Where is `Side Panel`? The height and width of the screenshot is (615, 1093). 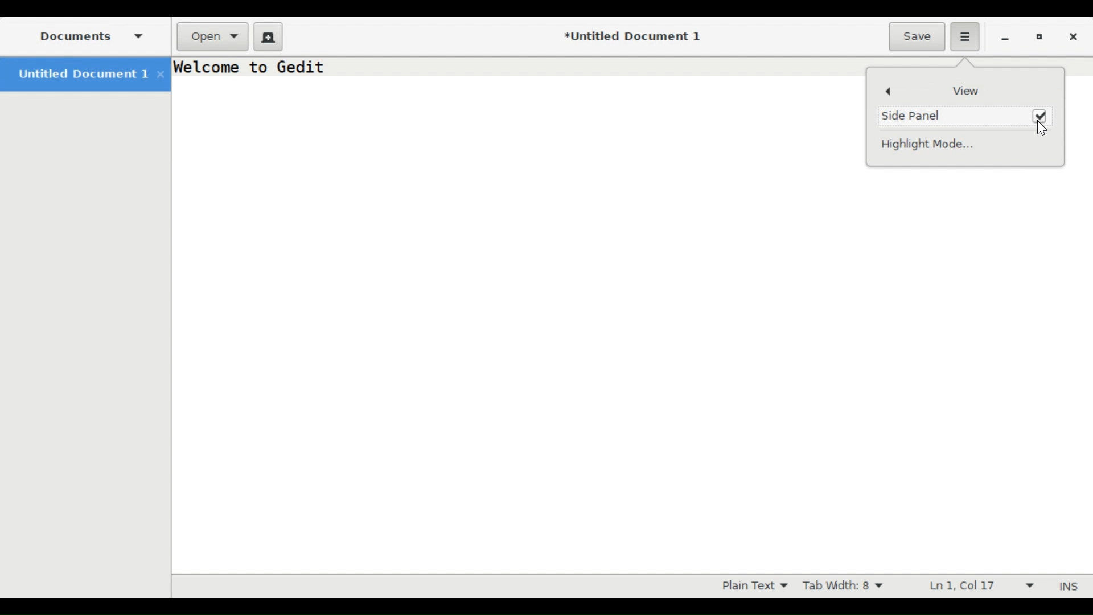 Side Panel is located at coordinates (917, 114).